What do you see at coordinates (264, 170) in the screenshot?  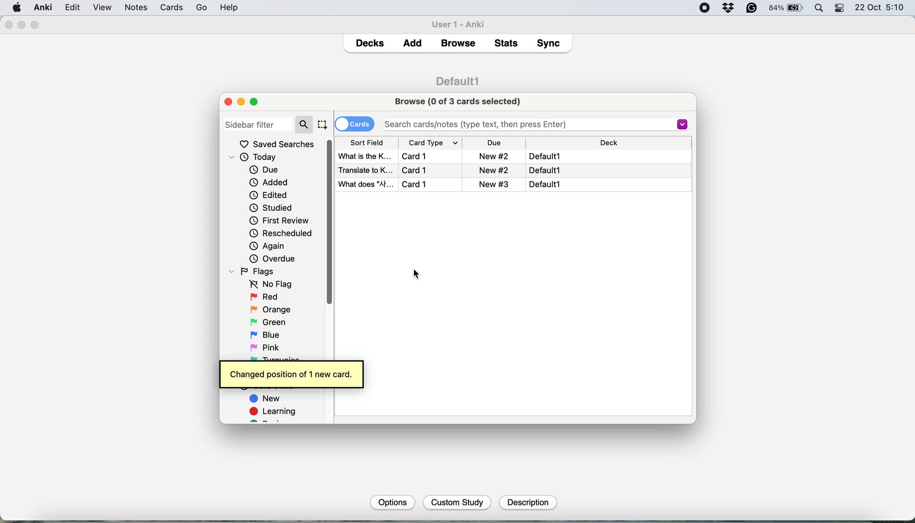 I see `due` at bounding box center [264, 170].